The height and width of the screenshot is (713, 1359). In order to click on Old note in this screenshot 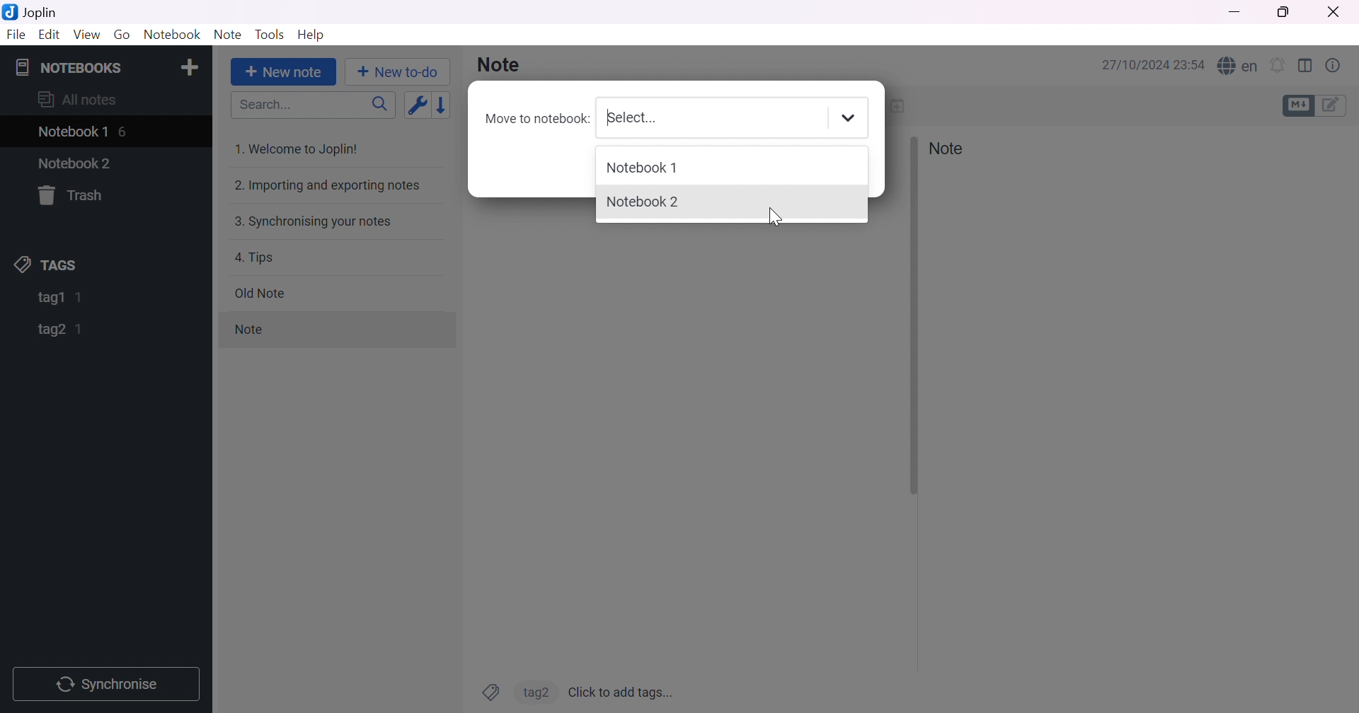, I will do `click(258, 293)`.